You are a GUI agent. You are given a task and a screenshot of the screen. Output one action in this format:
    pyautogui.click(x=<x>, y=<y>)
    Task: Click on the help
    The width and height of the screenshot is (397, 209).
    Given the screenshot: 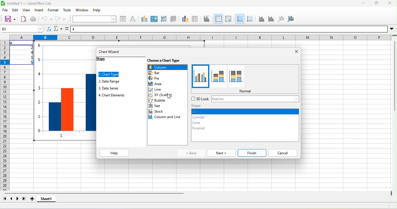 What is the action you would take?
    pyautogui.click(x=97, y=10)
    